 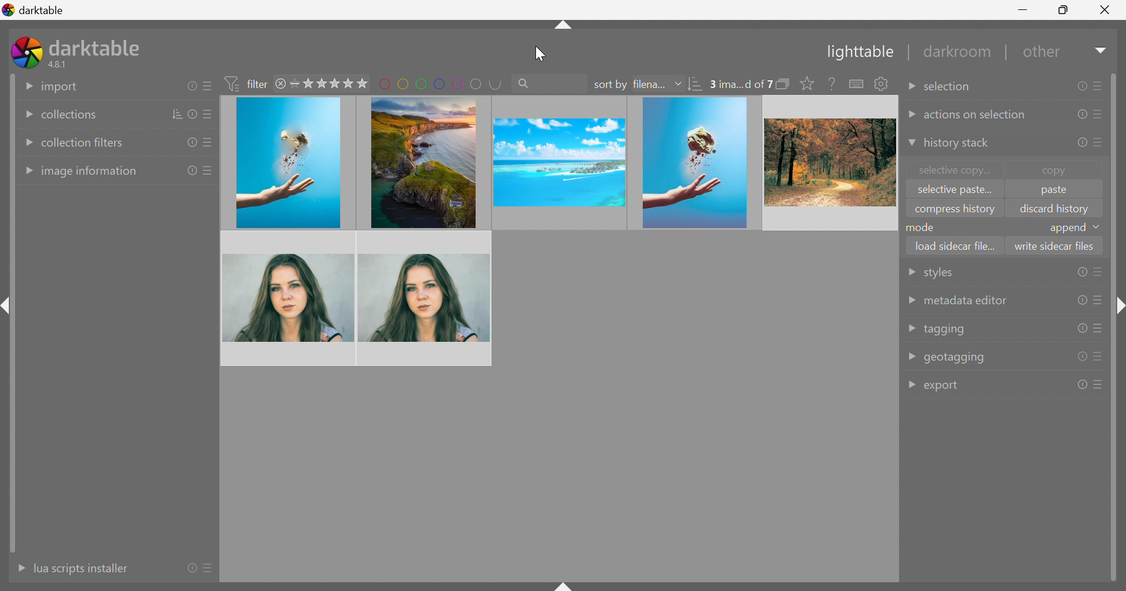 I want to click on image, so click(x=425, y=297).